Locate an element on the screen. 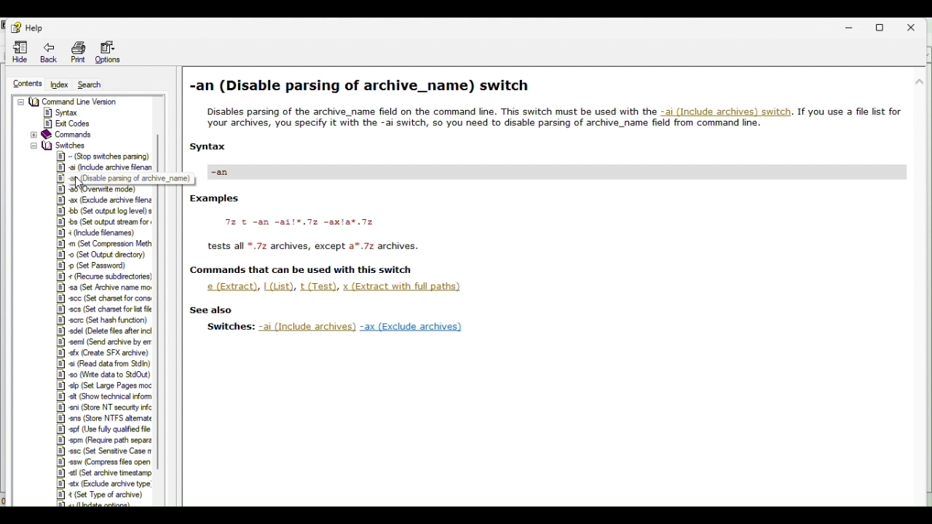 The image size is (932, 524). (Extract), | (List), t (Test), x (Extract with full paths) is located at coordinates (339, 287).